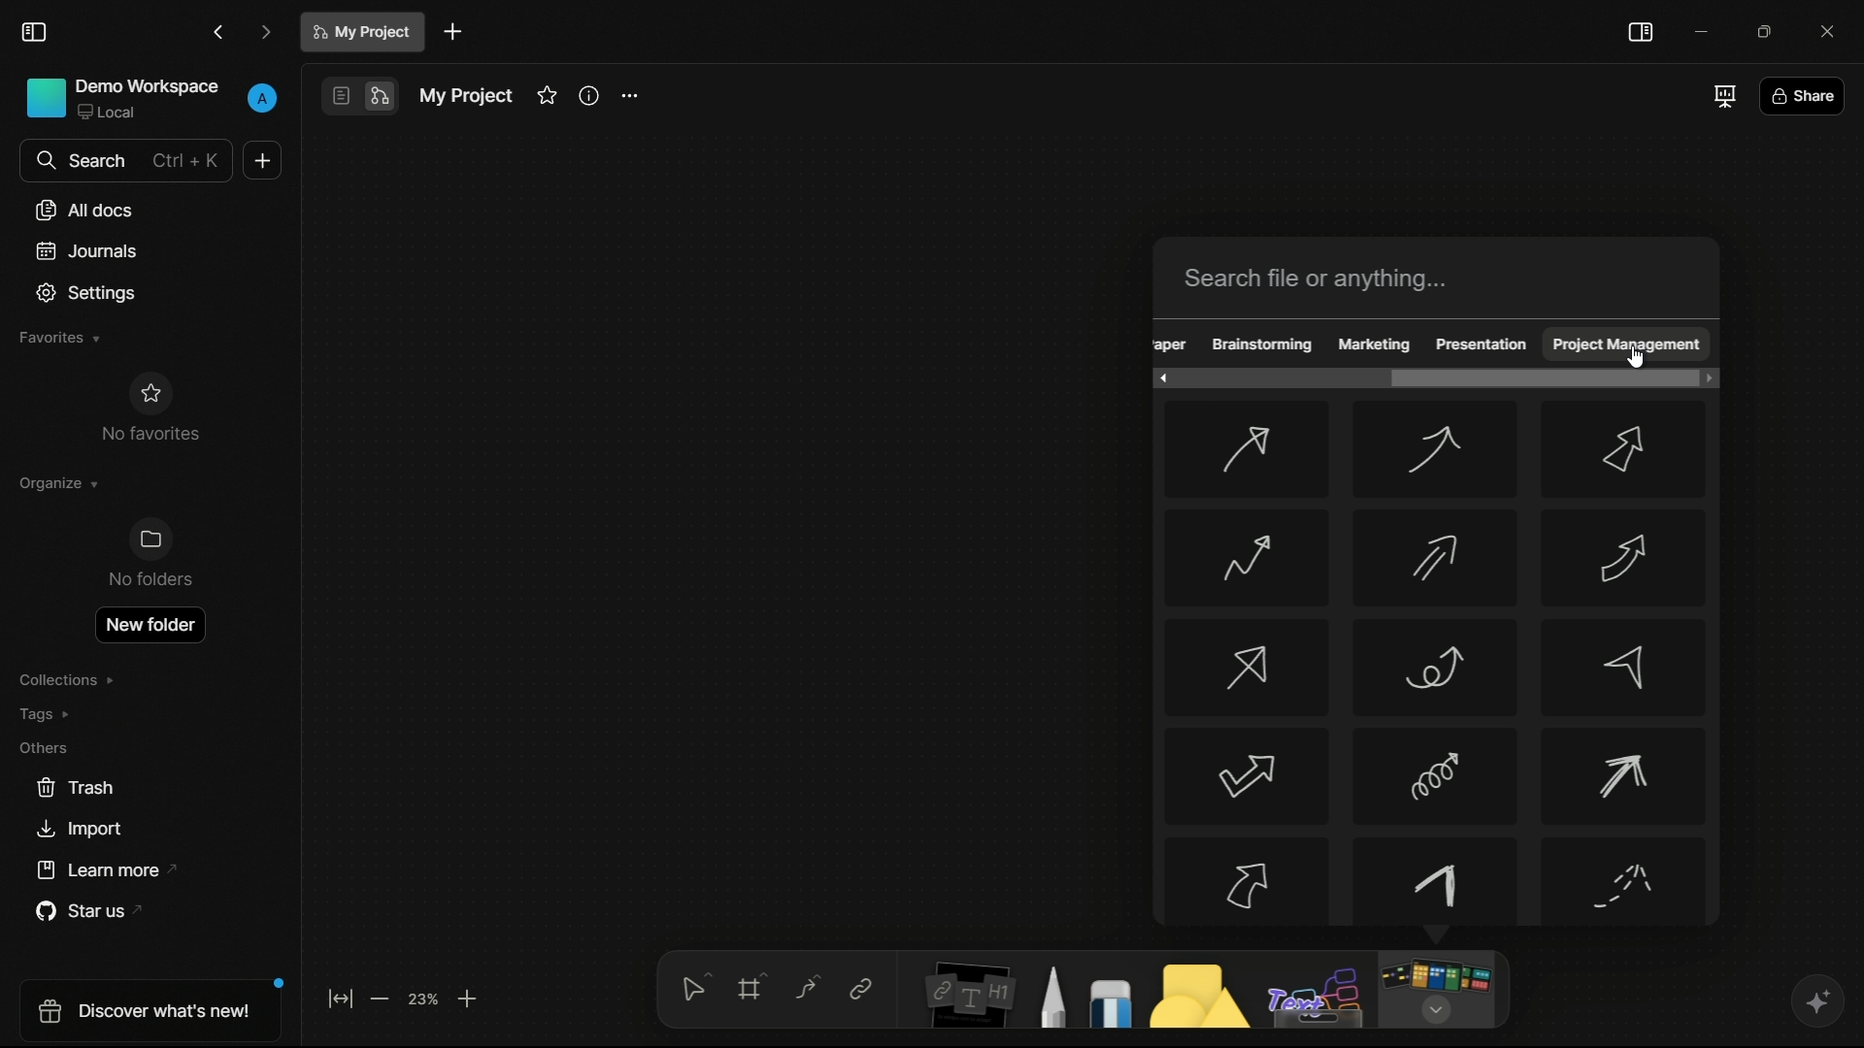  What do you see at coordinates (78, 830) in the screenshot?
I see `import` at bounding box center [78, 830].